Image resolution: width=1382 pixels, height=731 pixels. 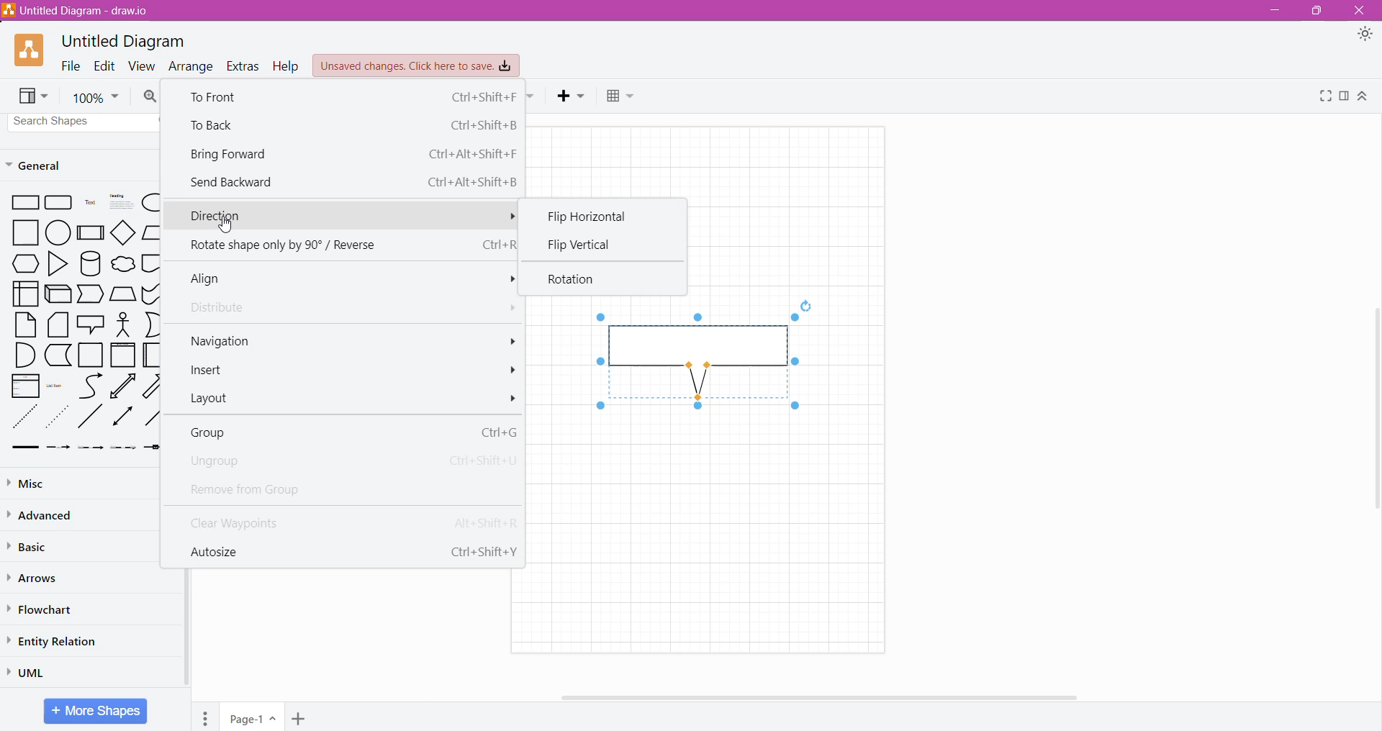 What do you see at coordinates (350, 550) in the screenshot?
I see `Autosize` at bounding box center [350, 550].